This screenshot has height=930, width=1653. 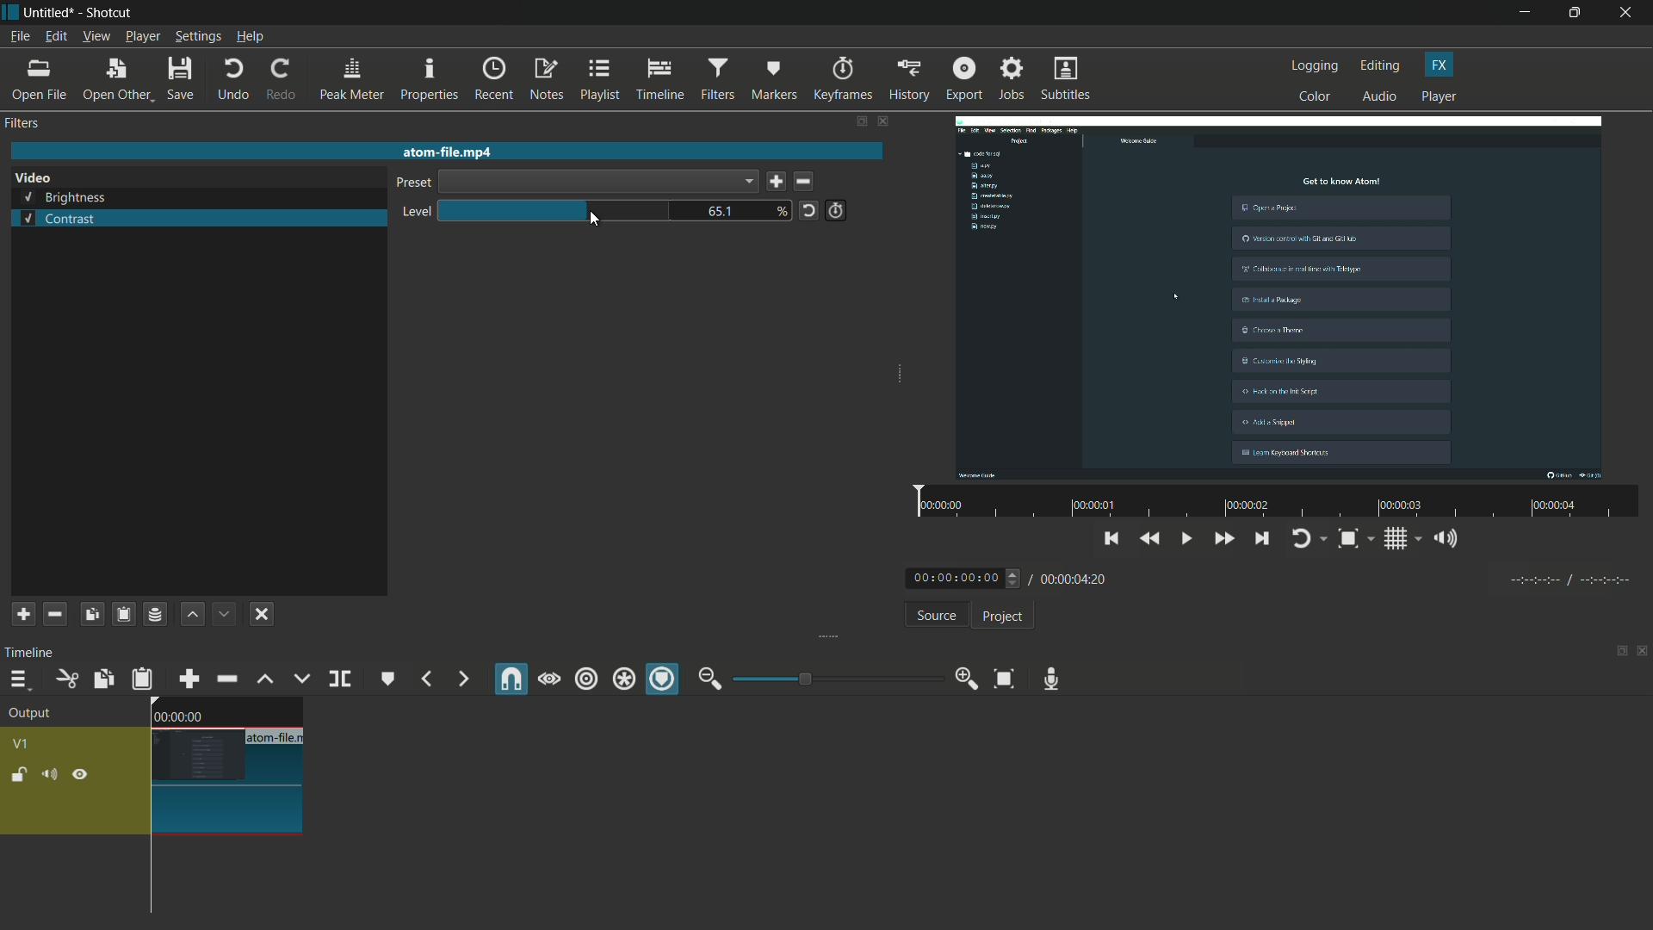 What do you see at coordinates (585, 679) in the screenshot?
I see `ripple` at bounding box center [585, 679].